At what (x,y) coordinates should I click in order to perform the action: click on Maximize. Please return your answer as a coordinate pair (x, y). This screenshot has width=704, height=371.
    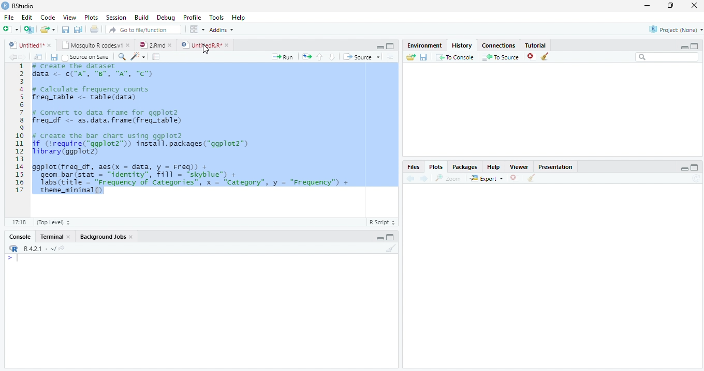
    Looking at the image, I should click on (695, 45).